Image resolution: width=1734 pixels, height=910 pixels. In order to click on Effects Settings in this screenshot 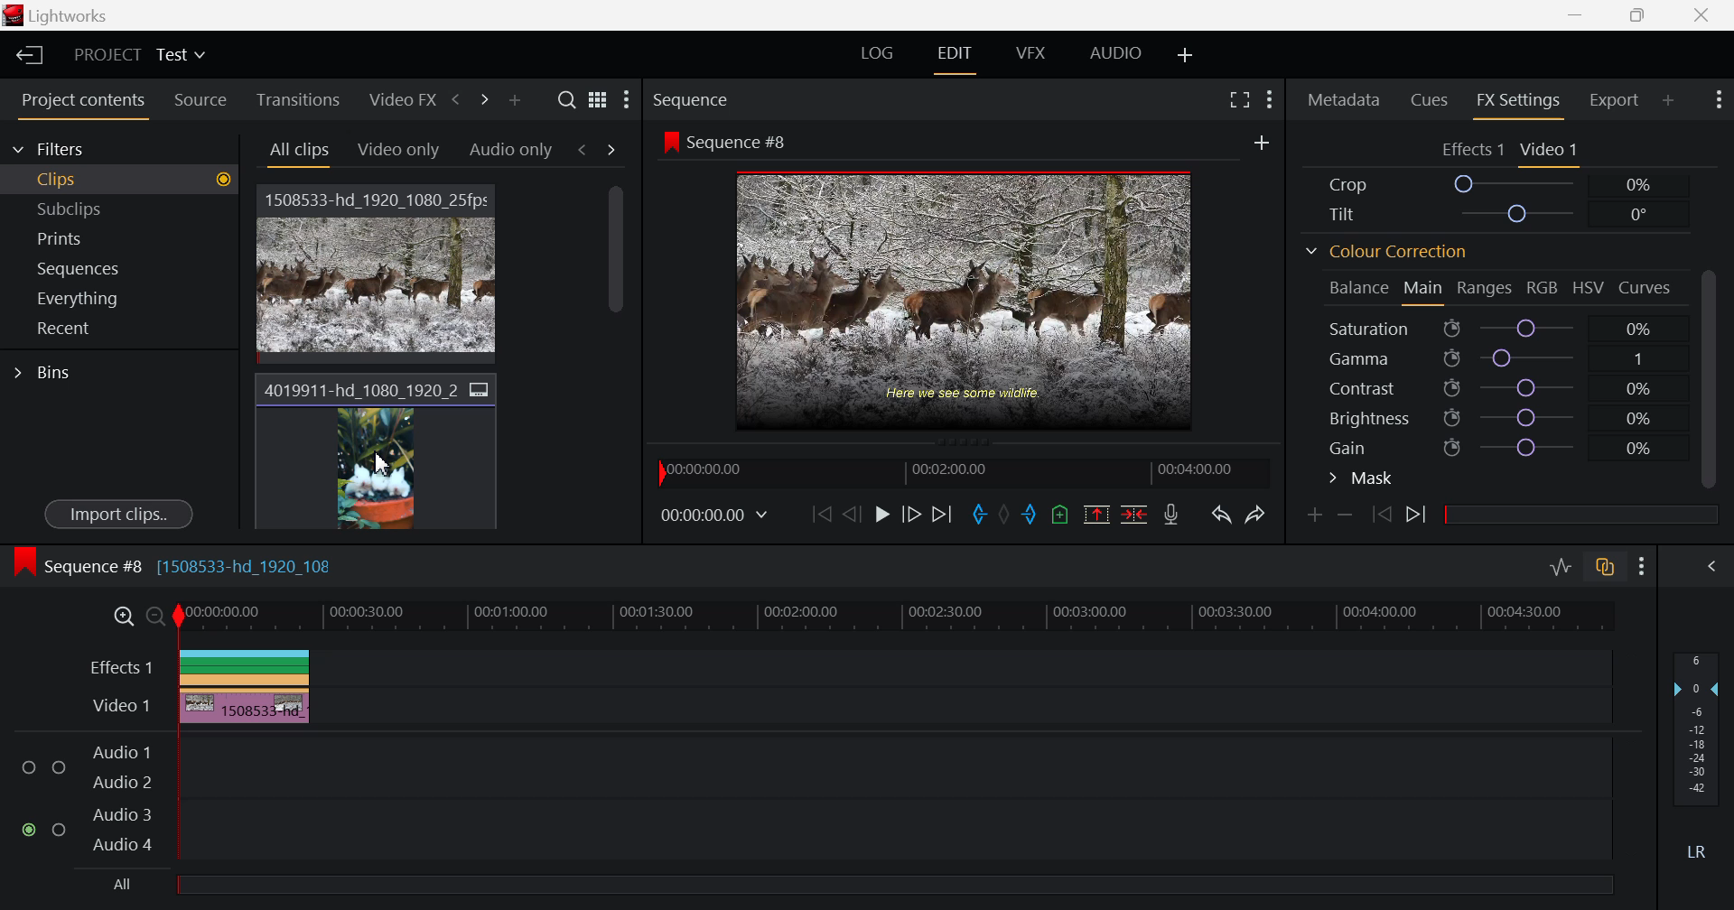, I will do `click(1470, 150)`.